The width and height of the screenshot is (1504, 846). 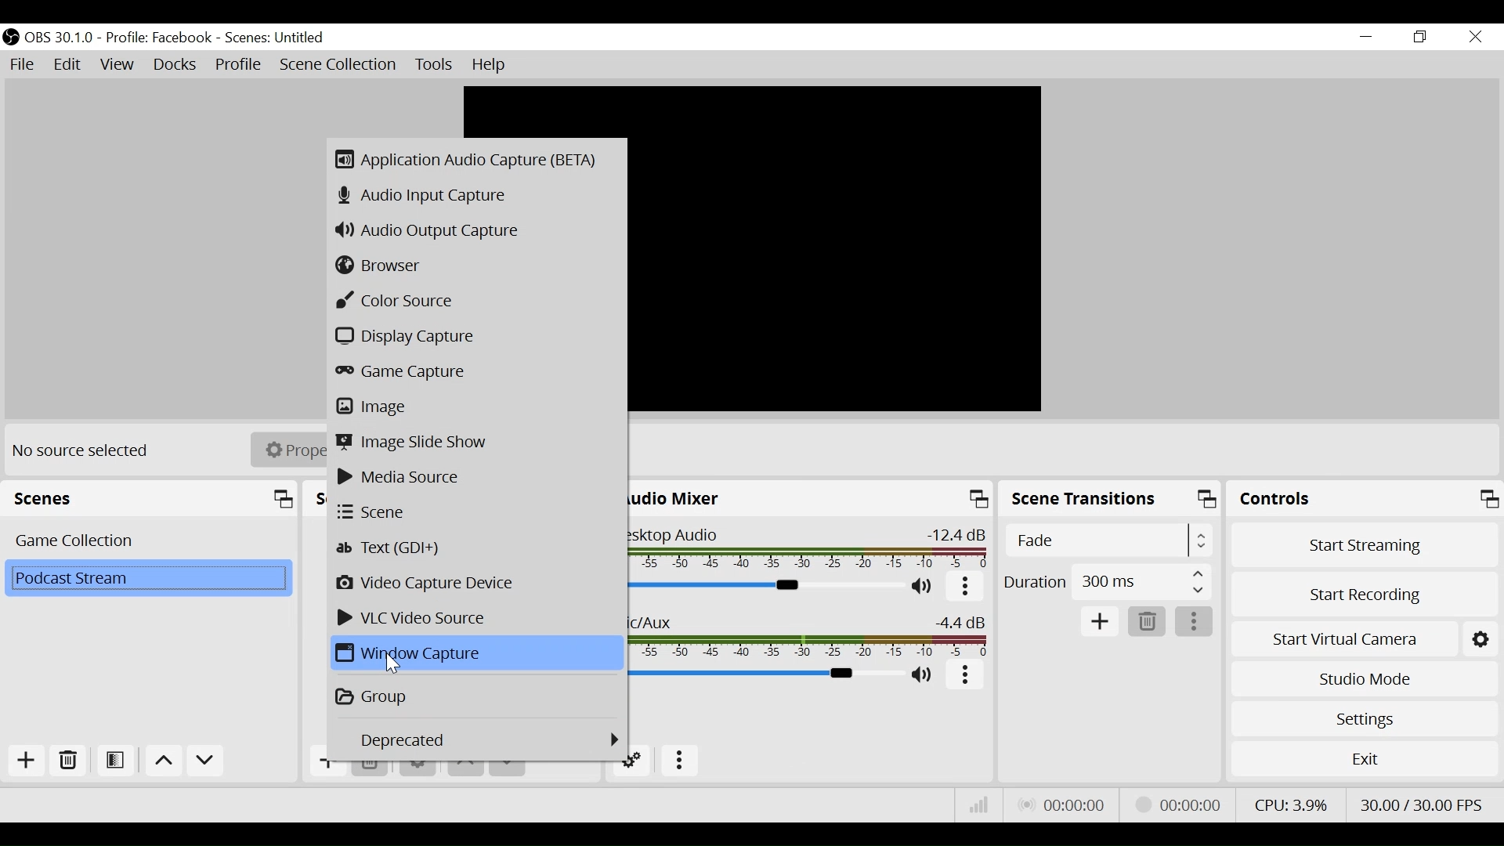 I want to click on Scene , so click(x=150, y=579).